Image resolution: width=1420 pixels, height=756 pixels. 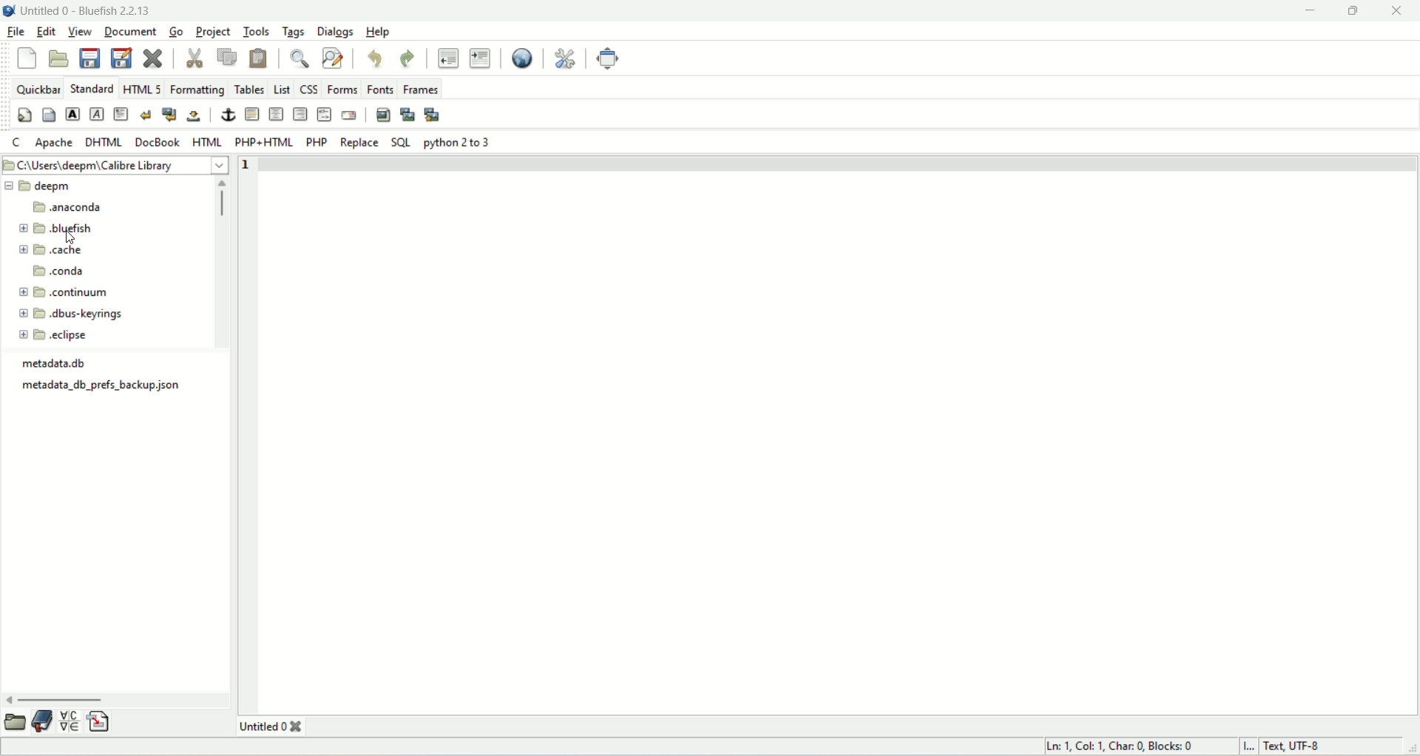 What do you see at coordinates (42, 187) in the screenshot?
I see `eepm` at bounding box center [42, 187].